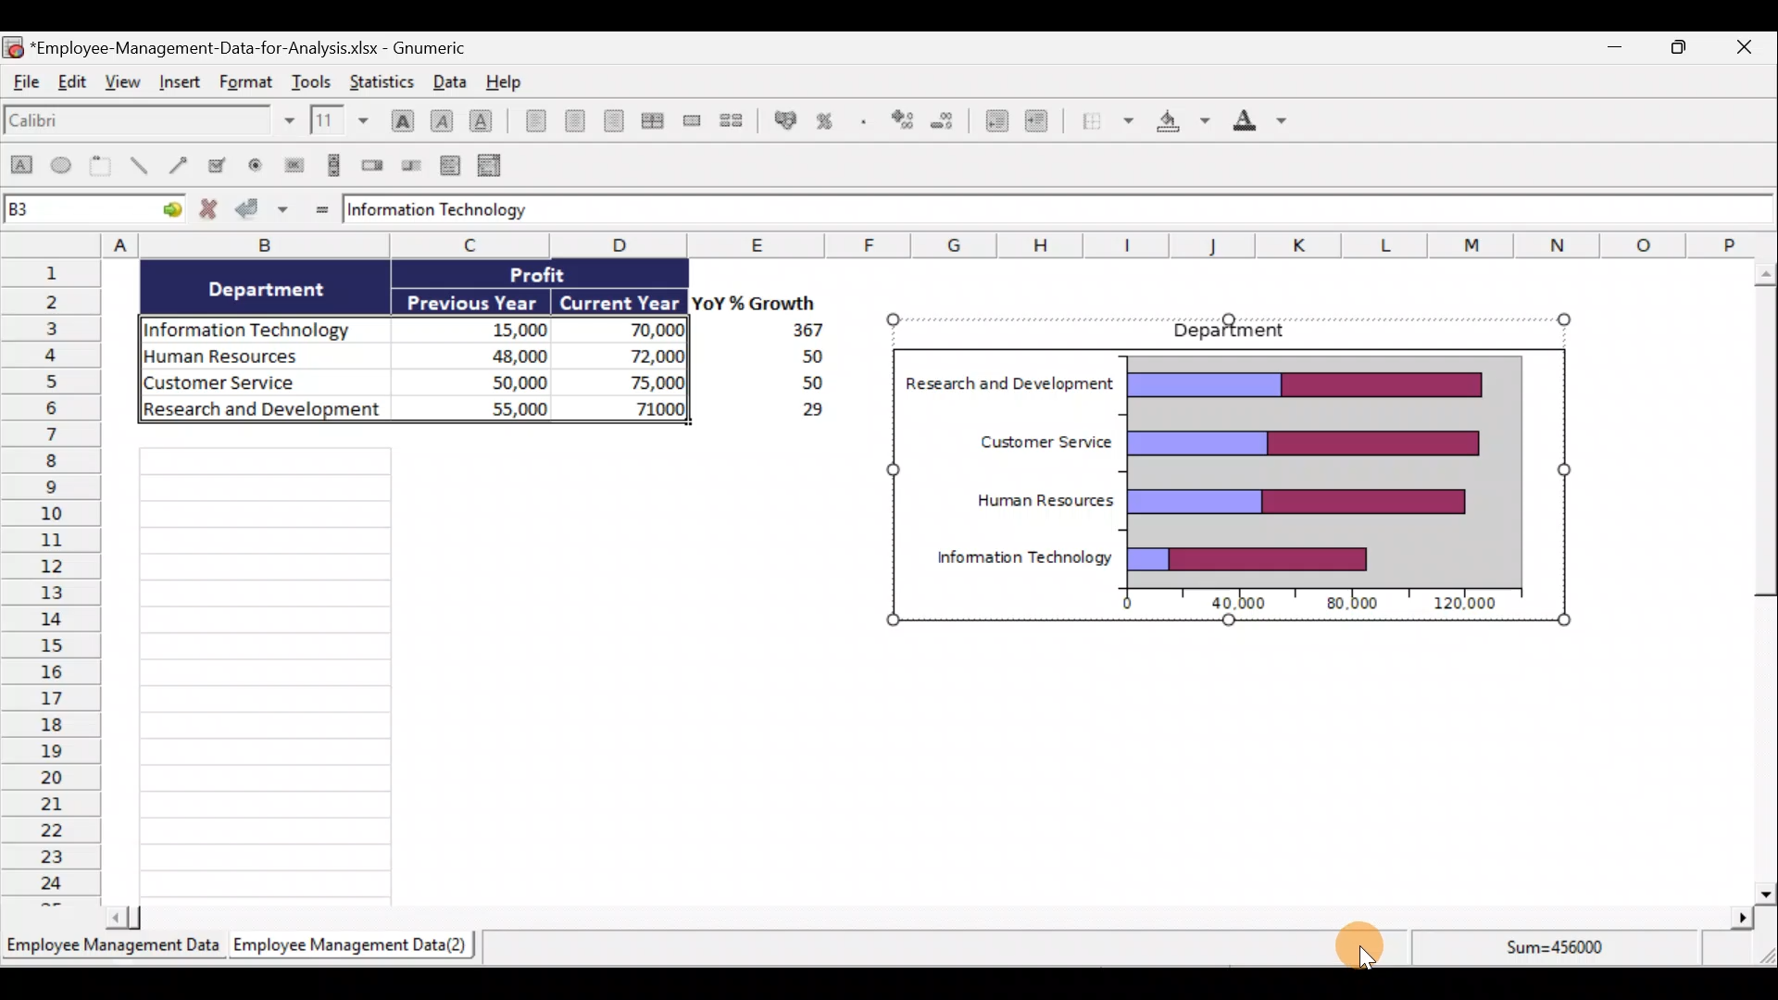 The width and height of the screenshot is (1778, 1000). What do you see at coordinates (474, 346) in the screenshot?
I see `Data` at bounding box center [474, 346].